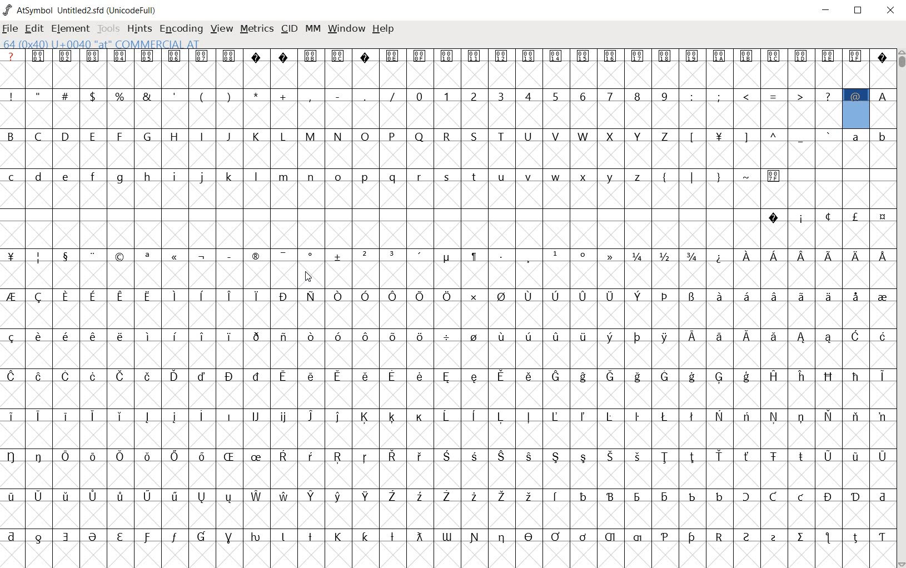 The image size is (906, 568). Describe the element at coordinates (722, 175) in the screenshot. I see `symbols` at that location.